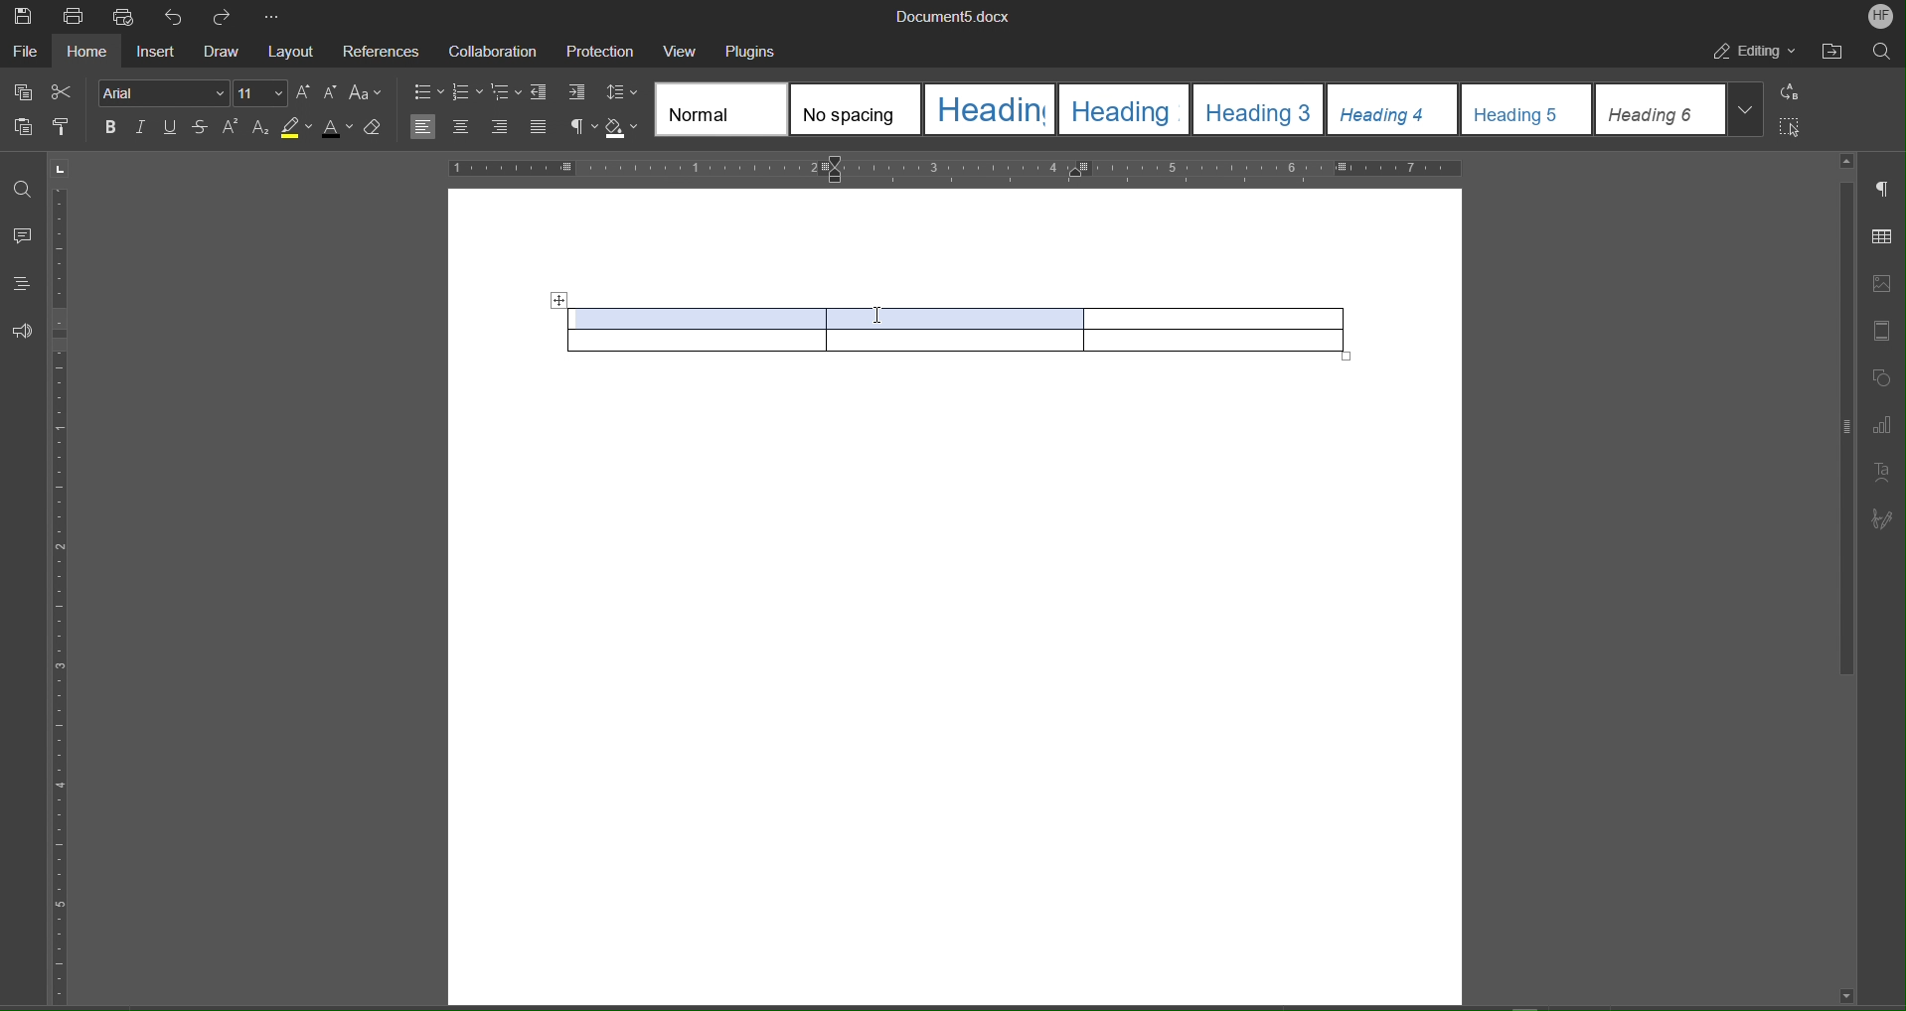 The width and height of the screenshot is (1906, 1011). I want to click on Increase Indent, so click(578, 93).